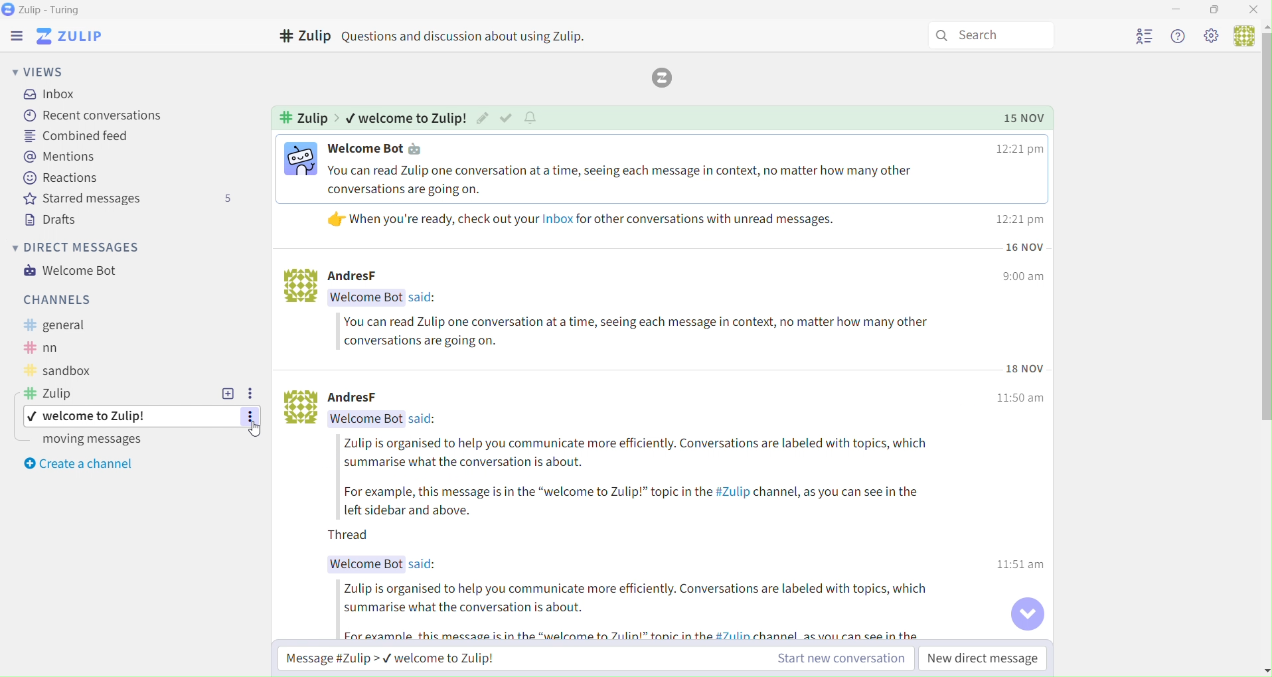 The height and width of the screenshot is (677, 1272). What do you see at coordinates (58, 372) in the screenshot?
I see `Text` at bounding box center [58, 372].